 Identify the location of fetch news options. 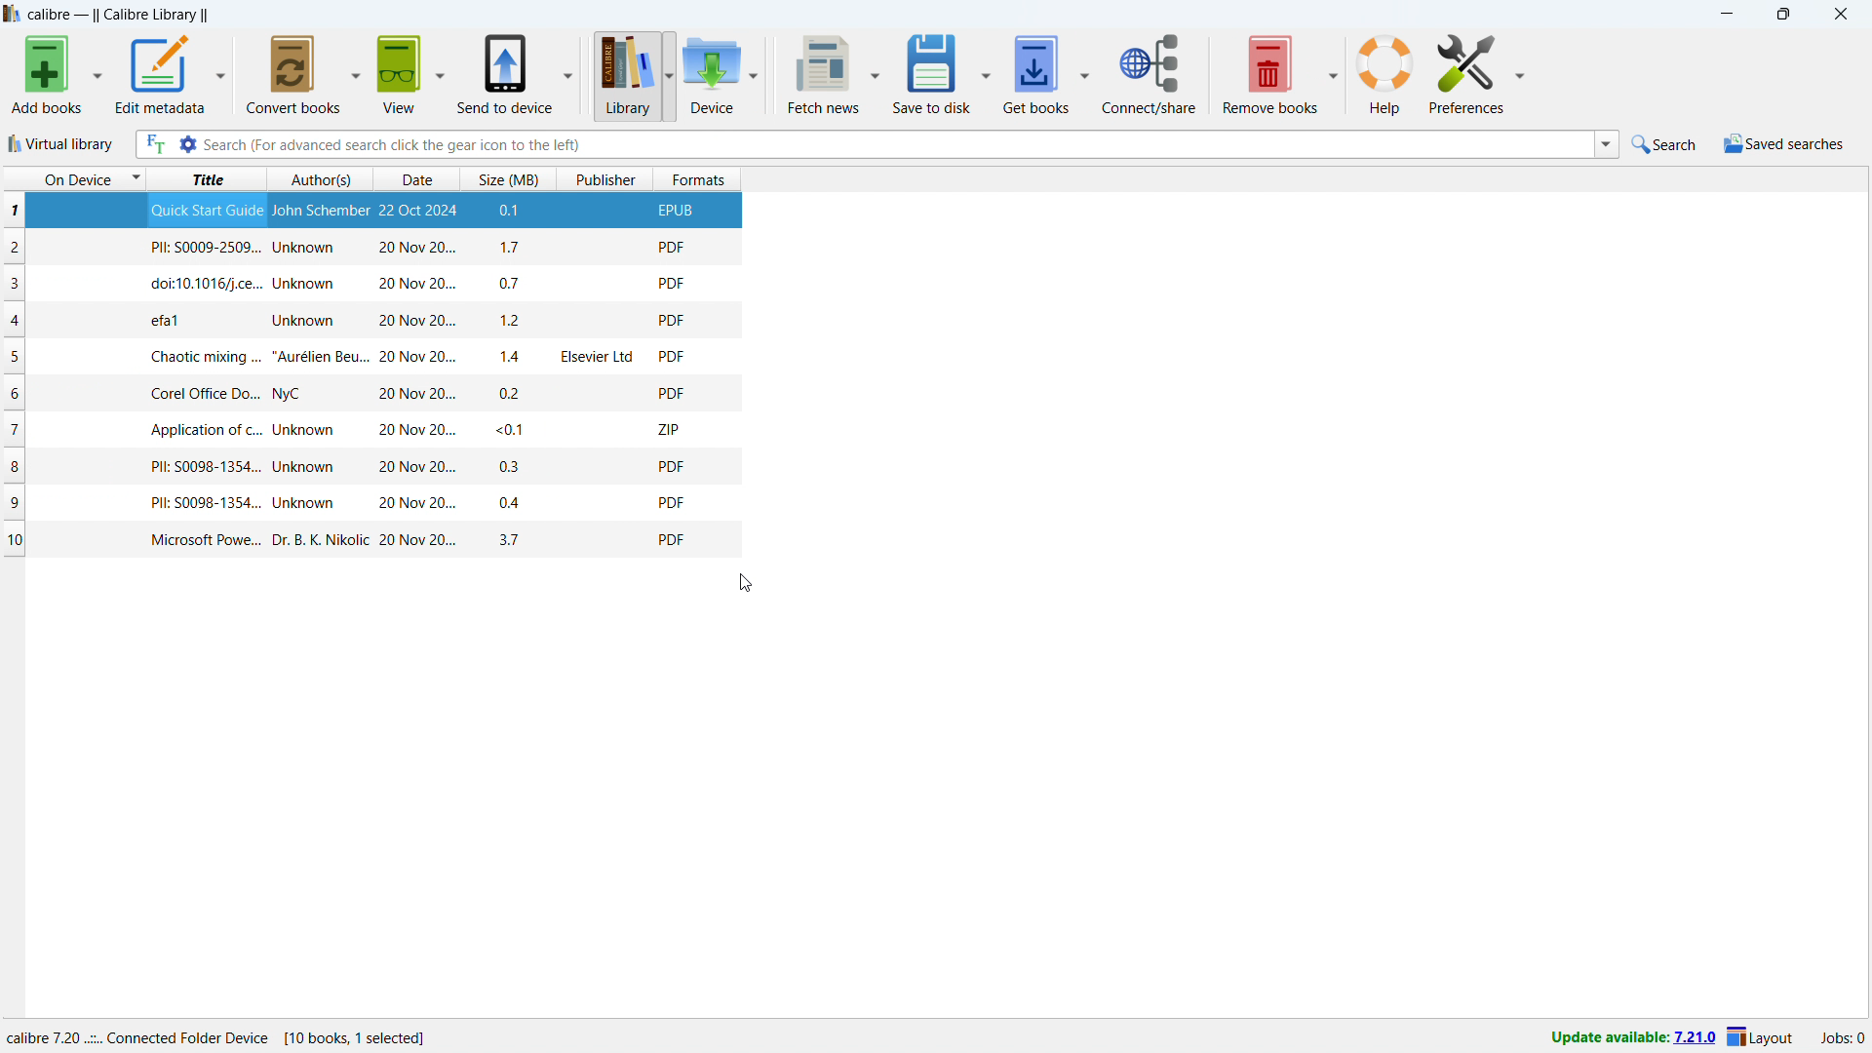
(878, 72).